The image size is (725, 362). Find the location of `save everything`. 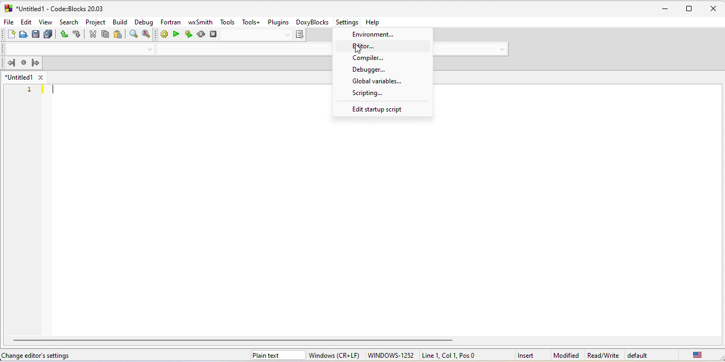

save everything is located at coordinates (48, 35).